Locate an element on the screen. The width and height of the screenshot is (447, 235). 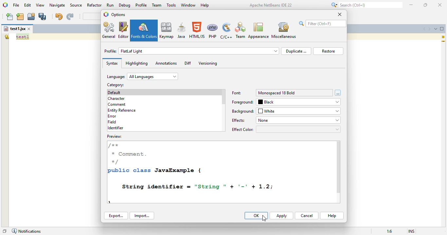
open project is located at coordinates (31, 17).